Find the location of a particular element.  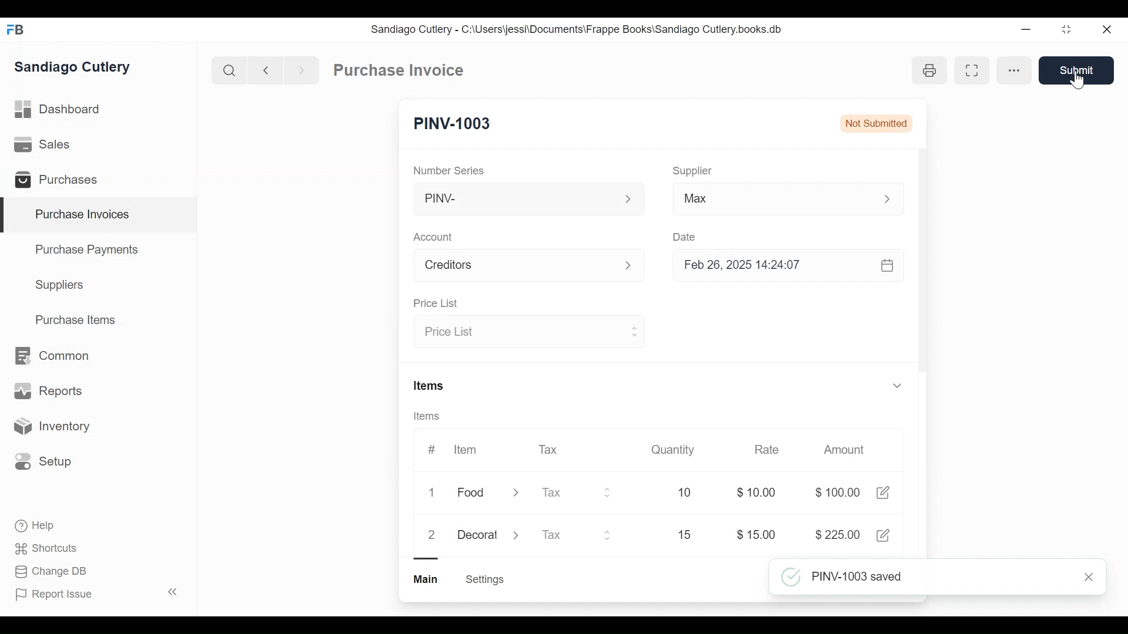

Expand is located at coordinates (516, 494).